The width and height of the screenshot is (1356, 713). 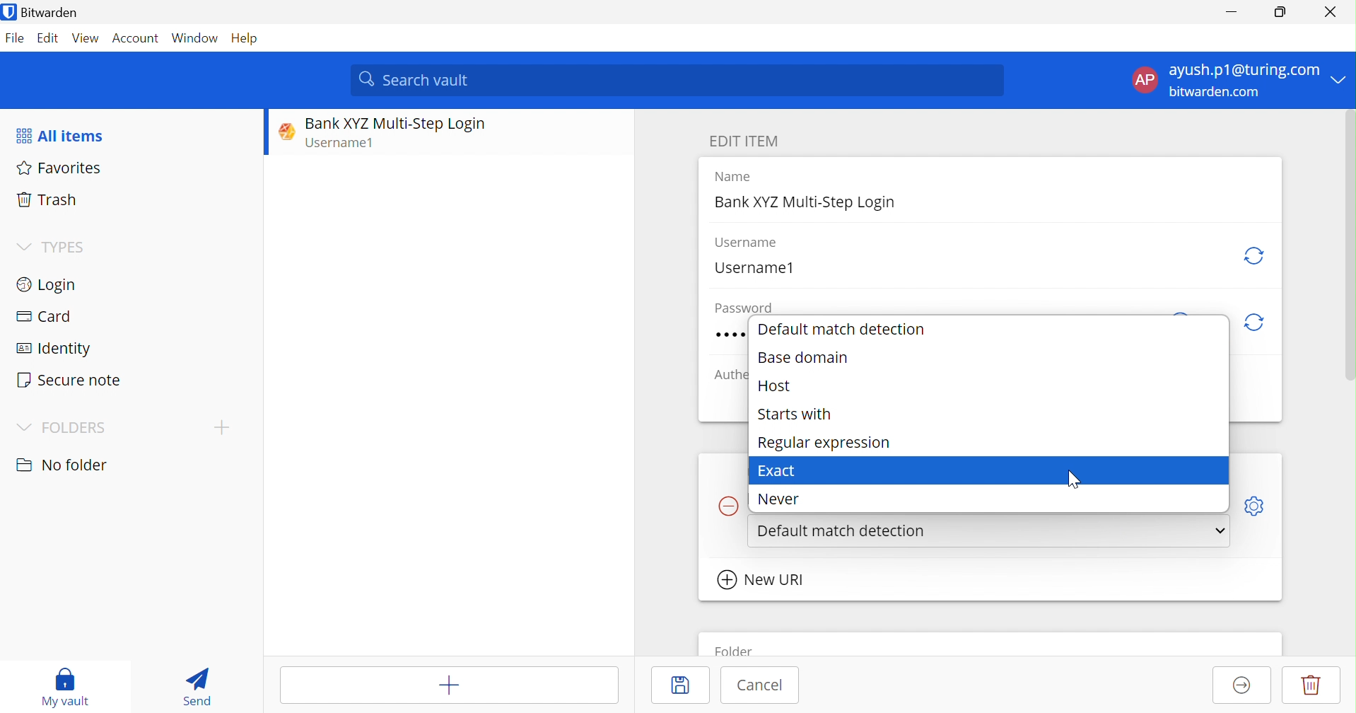 What do you see at coordinates (346, 144) in the screenshot?
I see `Username1` at bounding box center [346, 144].